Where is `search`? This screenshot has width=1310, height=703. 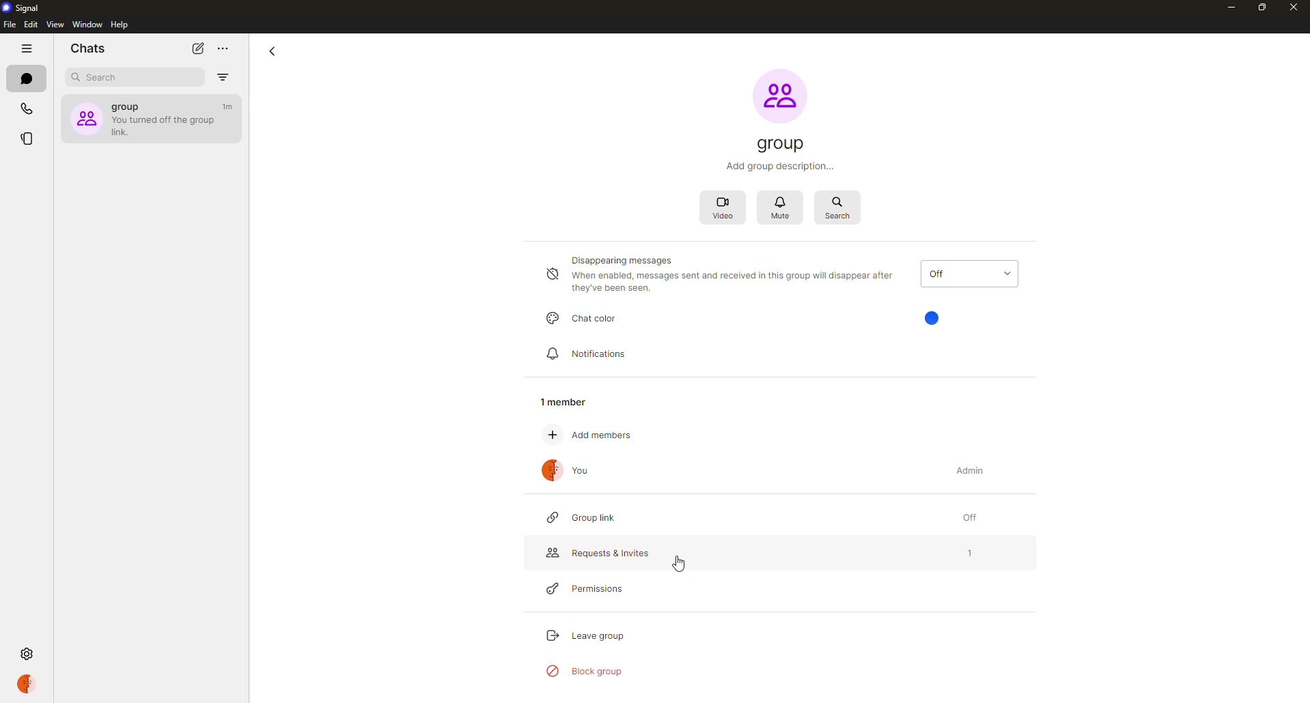
search is located at coordinates (105, 77).